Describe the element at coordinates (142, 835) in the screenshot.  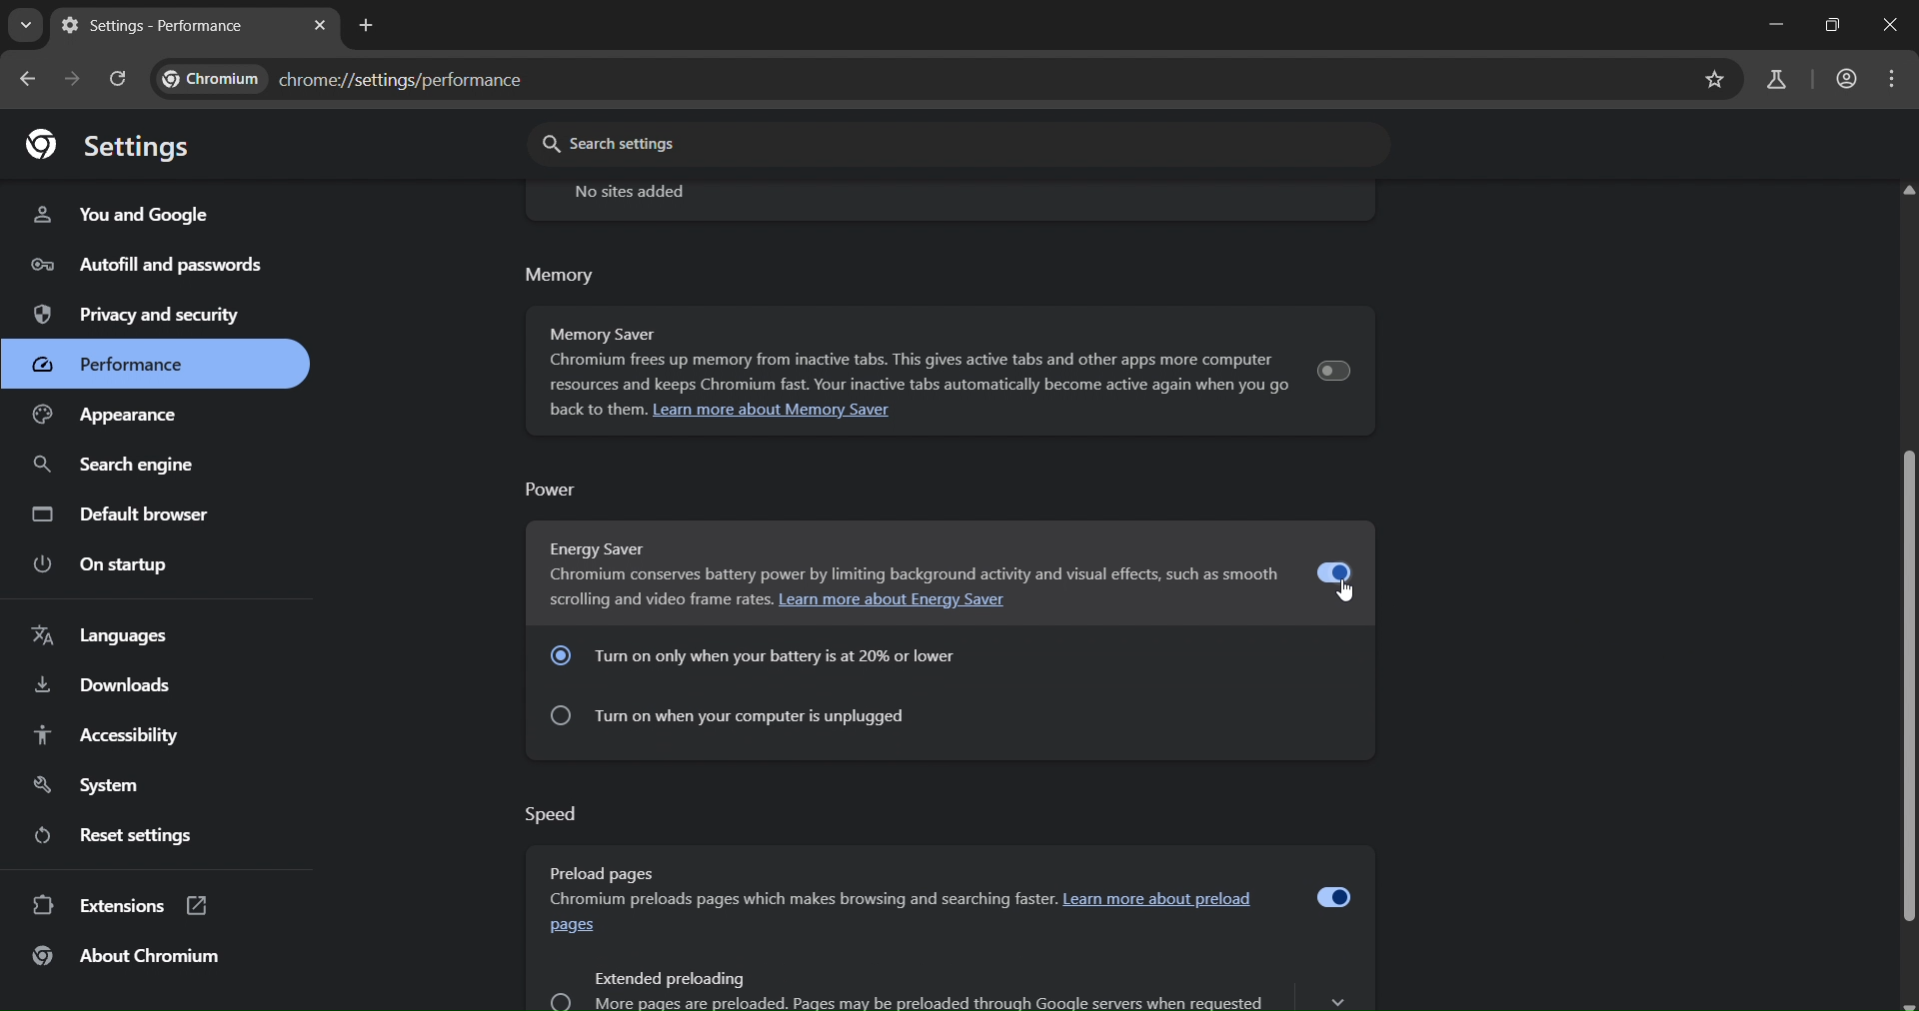
I see `reset settings` at that location.